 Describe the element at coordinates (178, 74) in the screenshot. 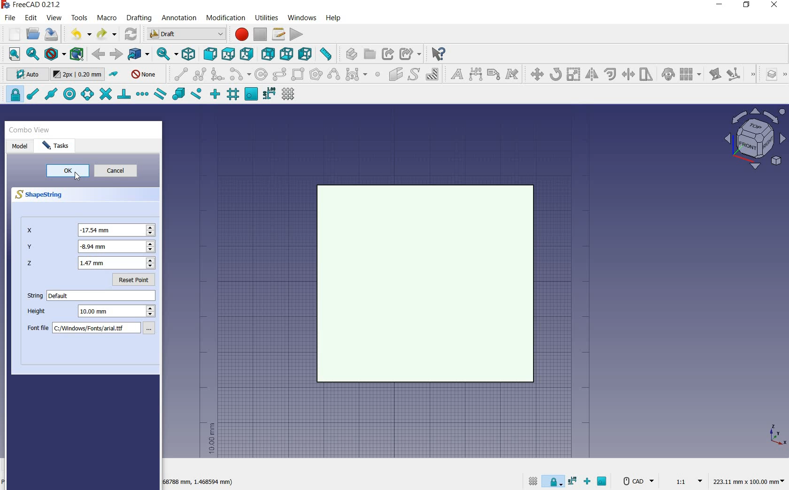

I see `line` at that location.